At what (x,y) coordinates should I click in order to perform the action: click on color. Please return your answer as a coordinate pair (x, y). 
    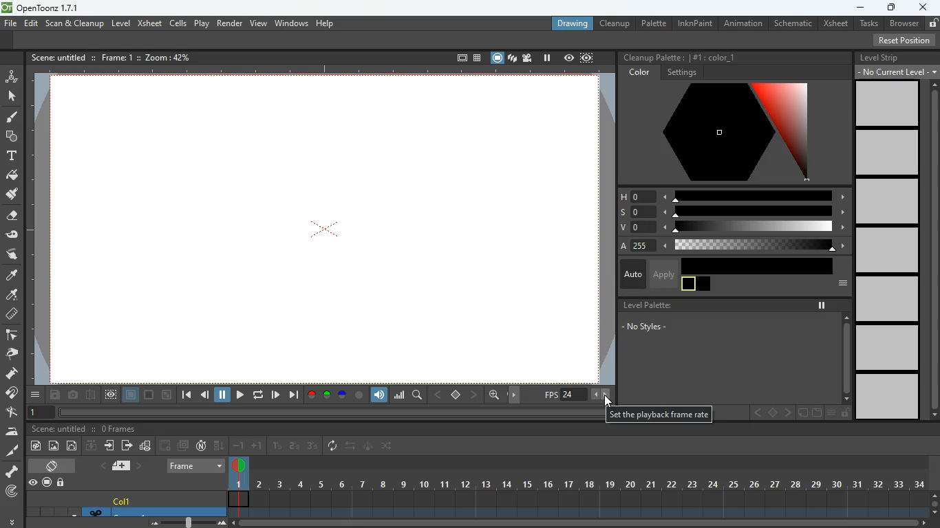
    Looking at the image, I should click on (148, 395).